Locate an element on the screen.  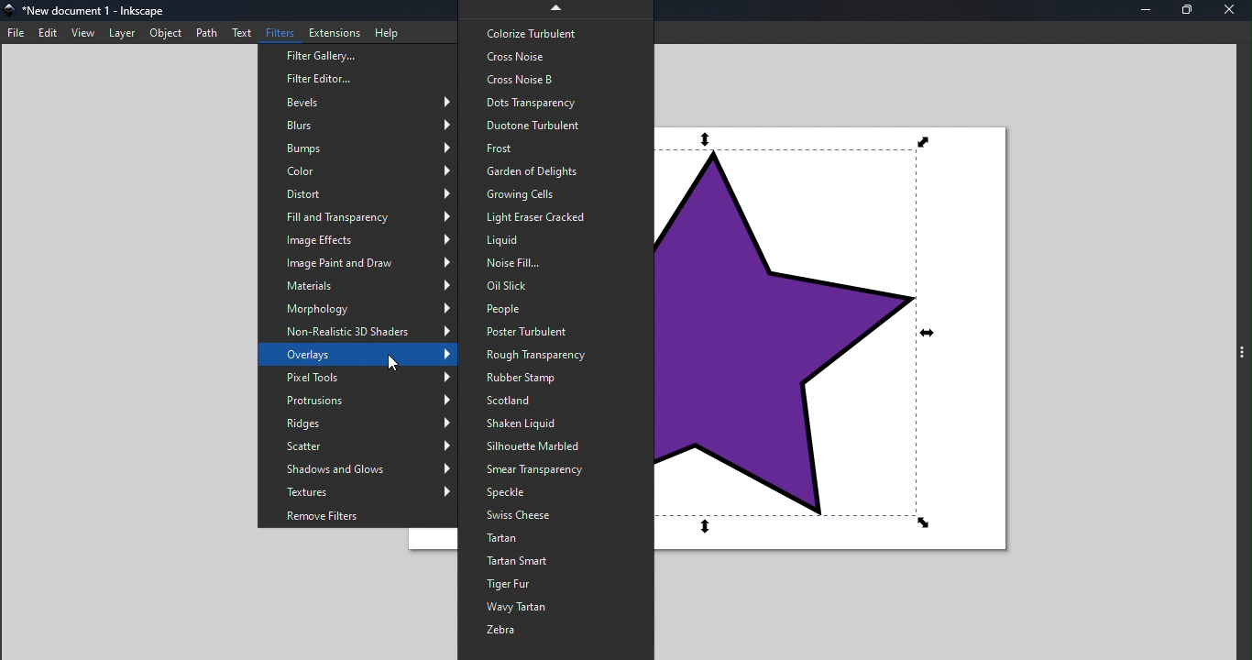
Filter gallery is located at coordinates (356, 57).